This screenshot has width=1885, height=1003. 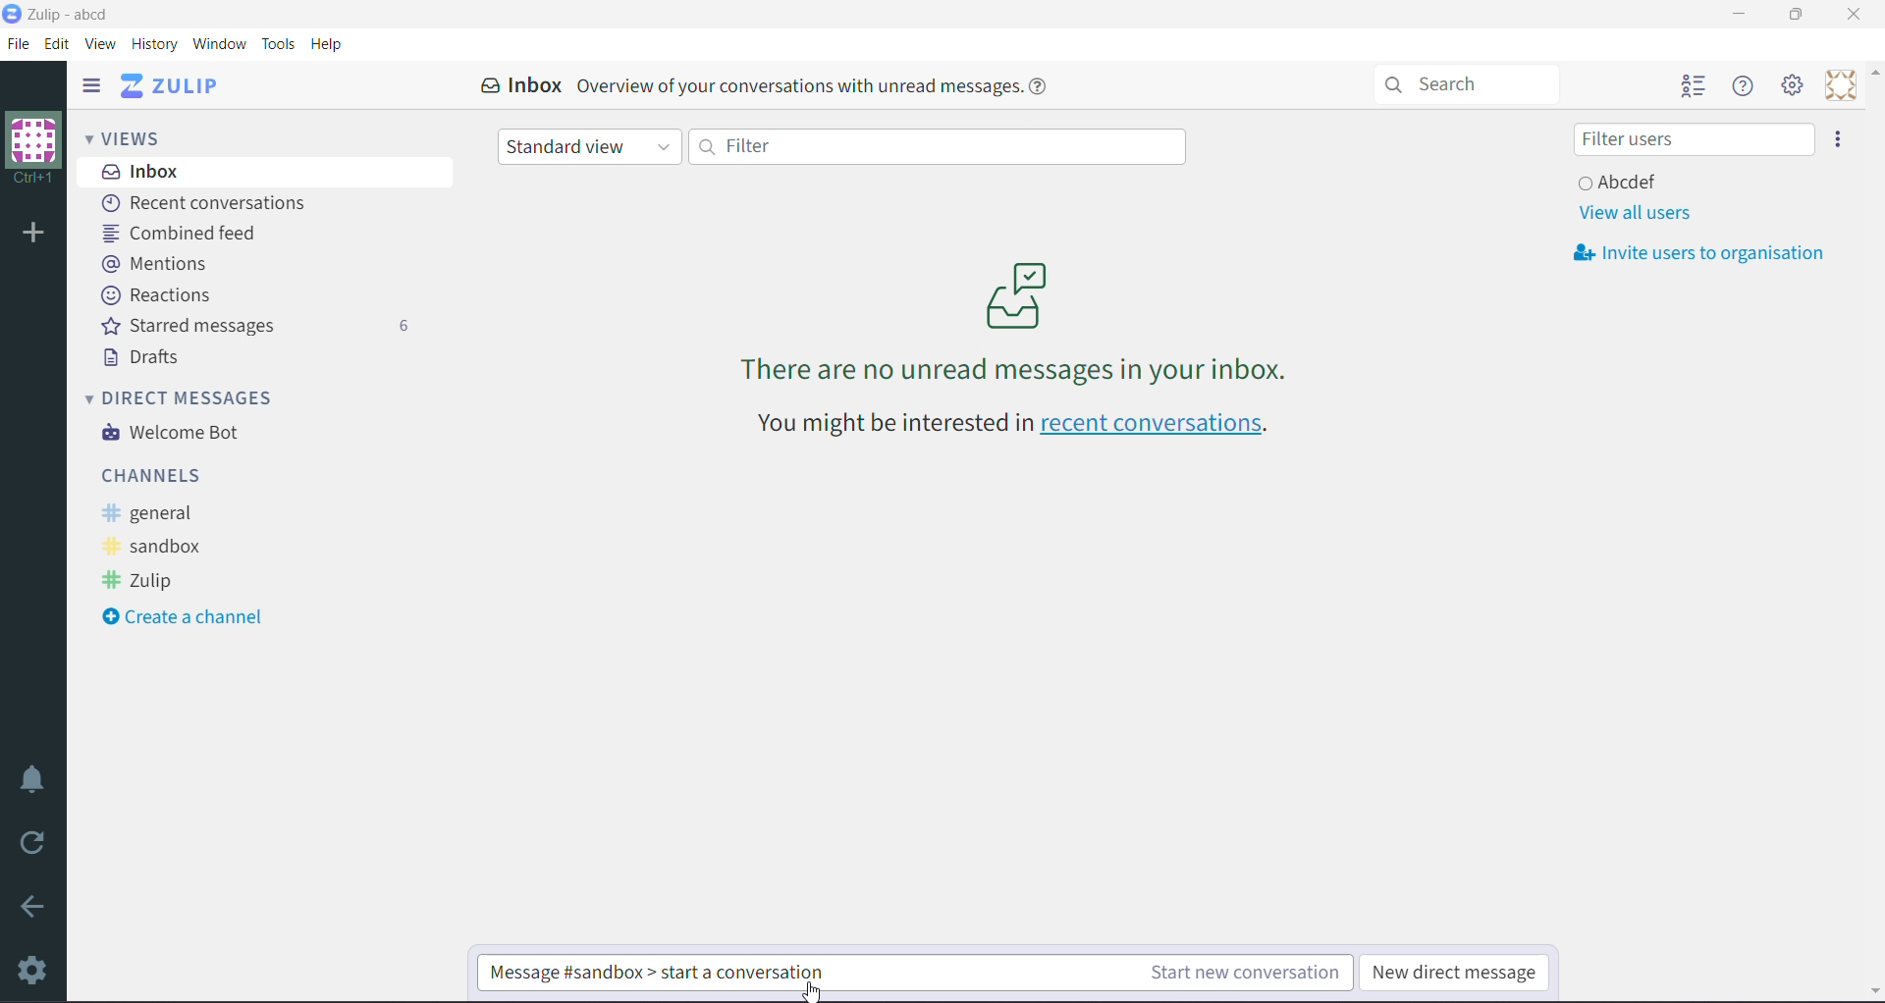 What do you see at coordinates (145, 357) in the screenshot?
I see `Drafts` at bounding box center [145, 357].